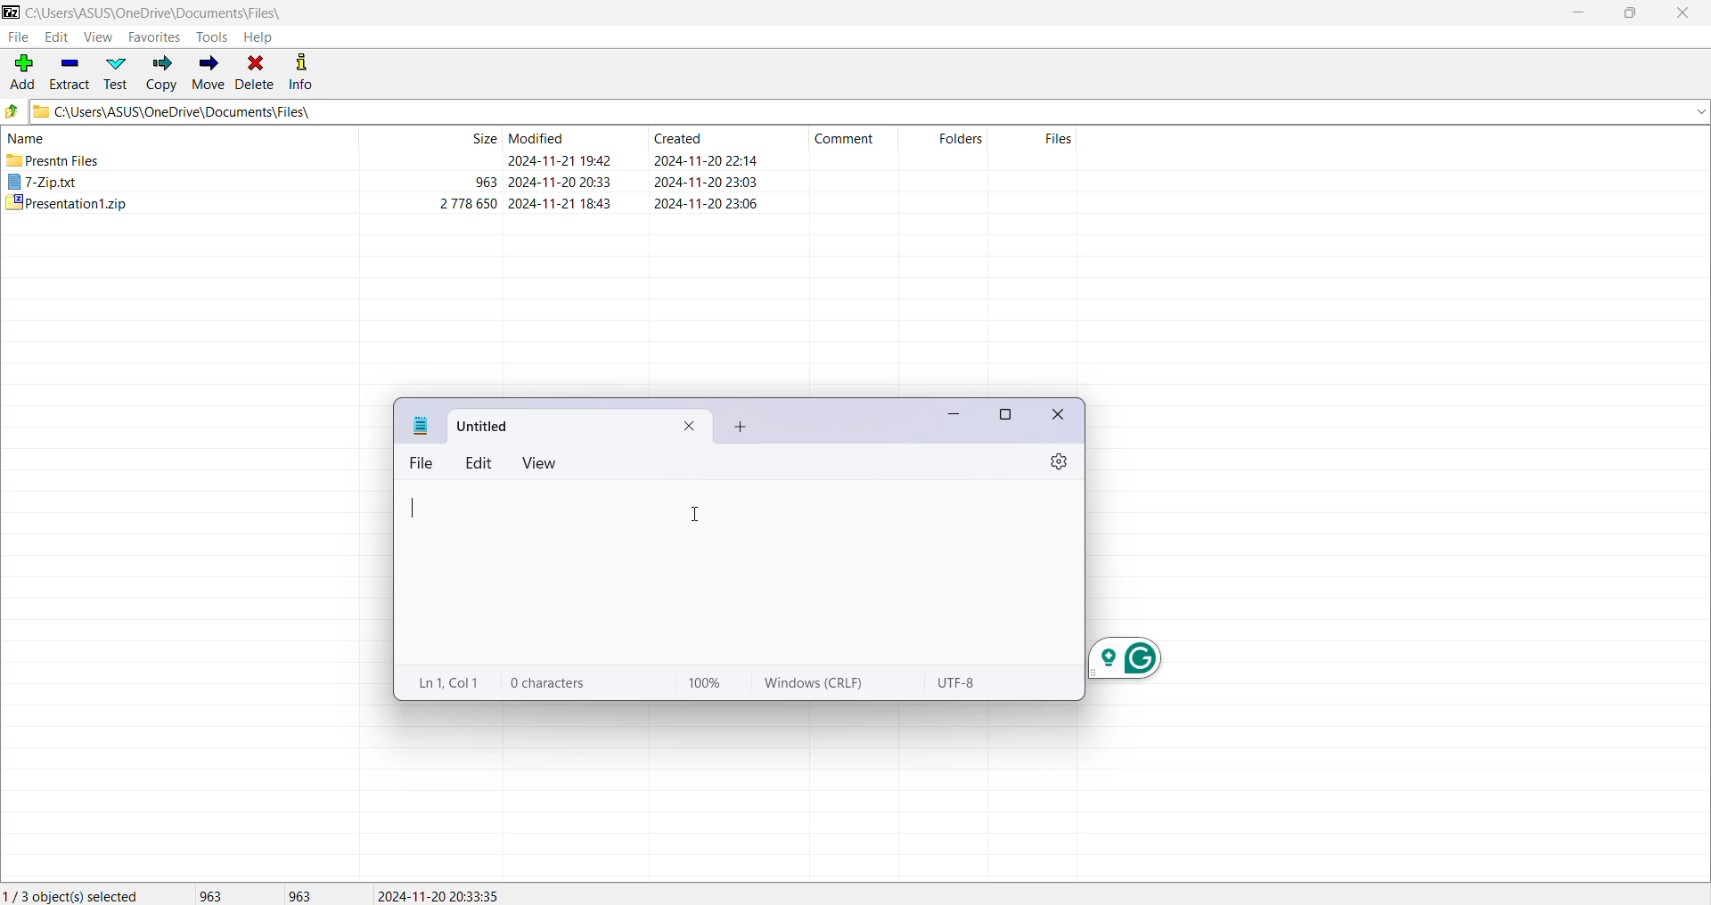 The height and width of the screenshot is (905, 1711). I want to click on minimize, so click(955, 414).